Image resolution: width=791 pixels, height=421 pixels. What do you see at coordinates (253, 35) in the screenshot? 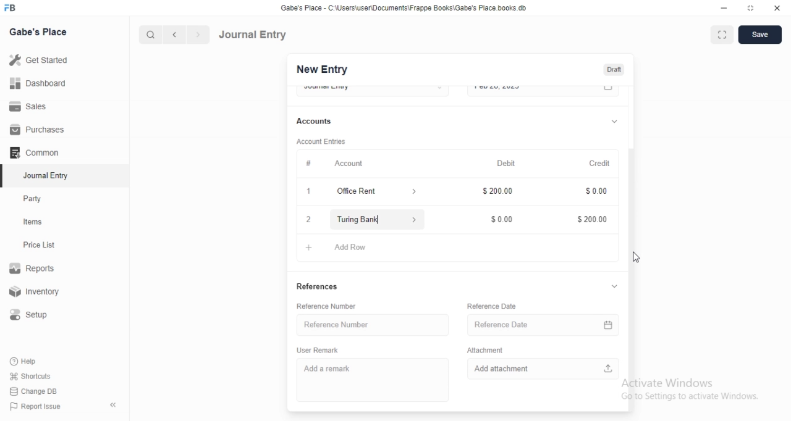
I see `Journal Entry` at bounding box center [253, 35].